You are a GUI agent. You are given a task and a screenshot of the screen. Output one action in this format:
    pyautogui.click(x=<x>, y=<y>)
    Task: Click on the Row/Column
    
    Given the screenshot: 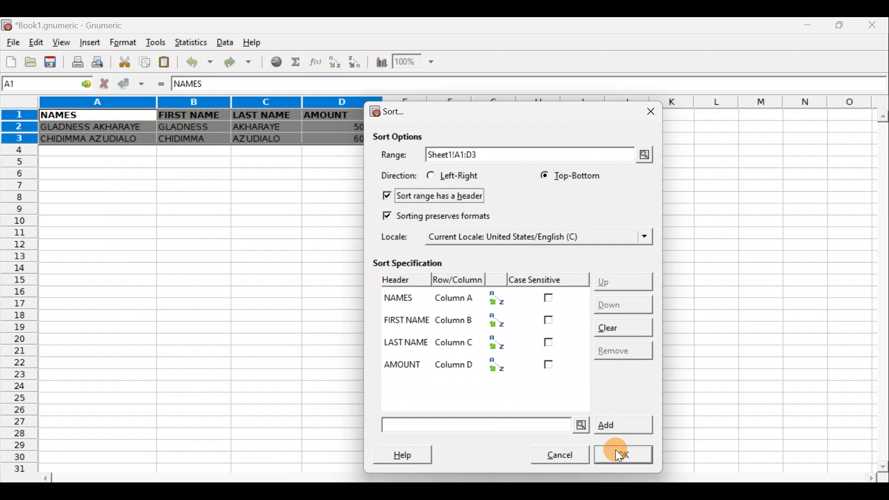 What is the action you would take?
    pyautogui.click(x=458, y=280)
    